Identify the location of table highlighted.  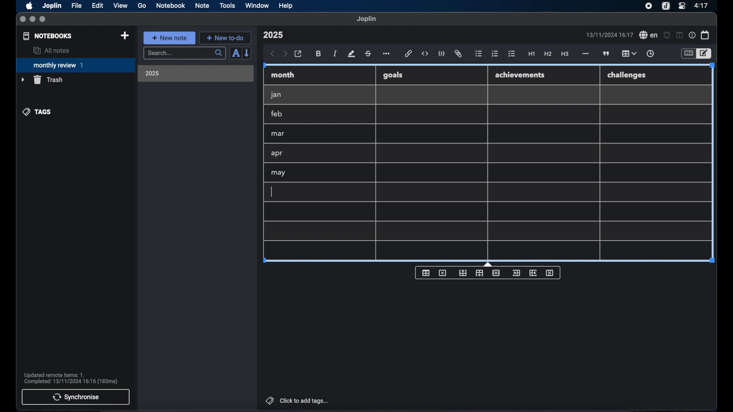
(628, 53).